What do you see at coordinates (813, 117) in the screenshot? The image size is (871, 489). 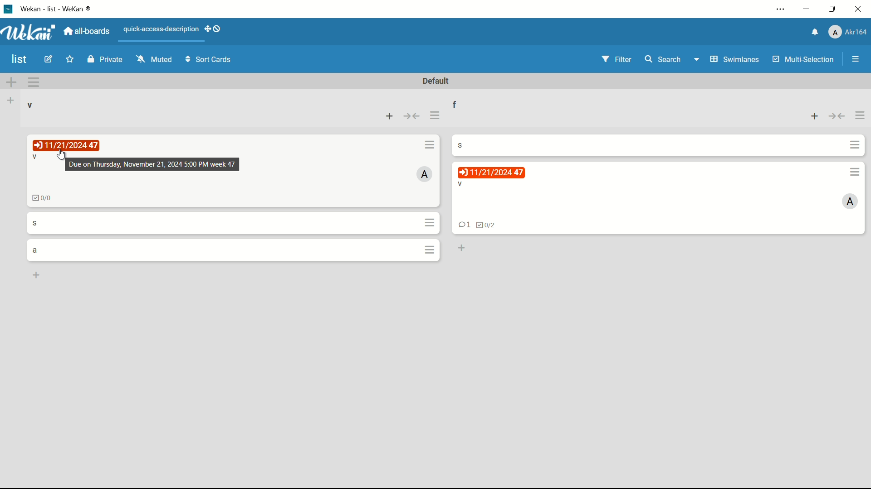 I see `add card to top of list` at bounding box center [813, 117].